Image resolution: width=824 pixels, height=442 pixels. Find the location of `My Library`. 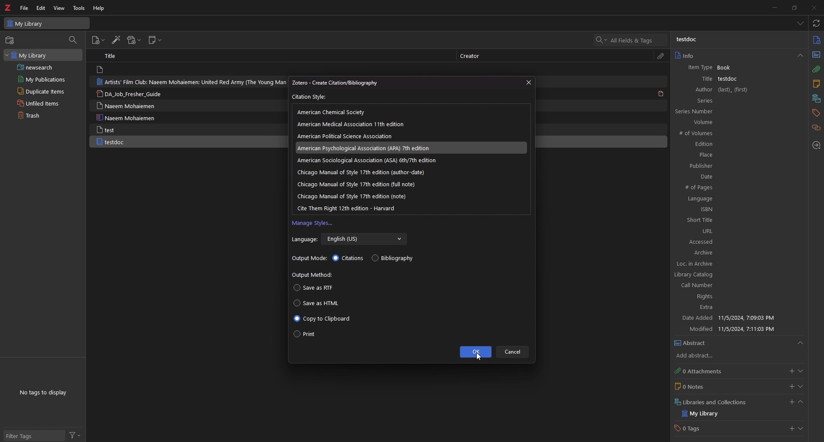

My Library is located at coordinates (47, 23).